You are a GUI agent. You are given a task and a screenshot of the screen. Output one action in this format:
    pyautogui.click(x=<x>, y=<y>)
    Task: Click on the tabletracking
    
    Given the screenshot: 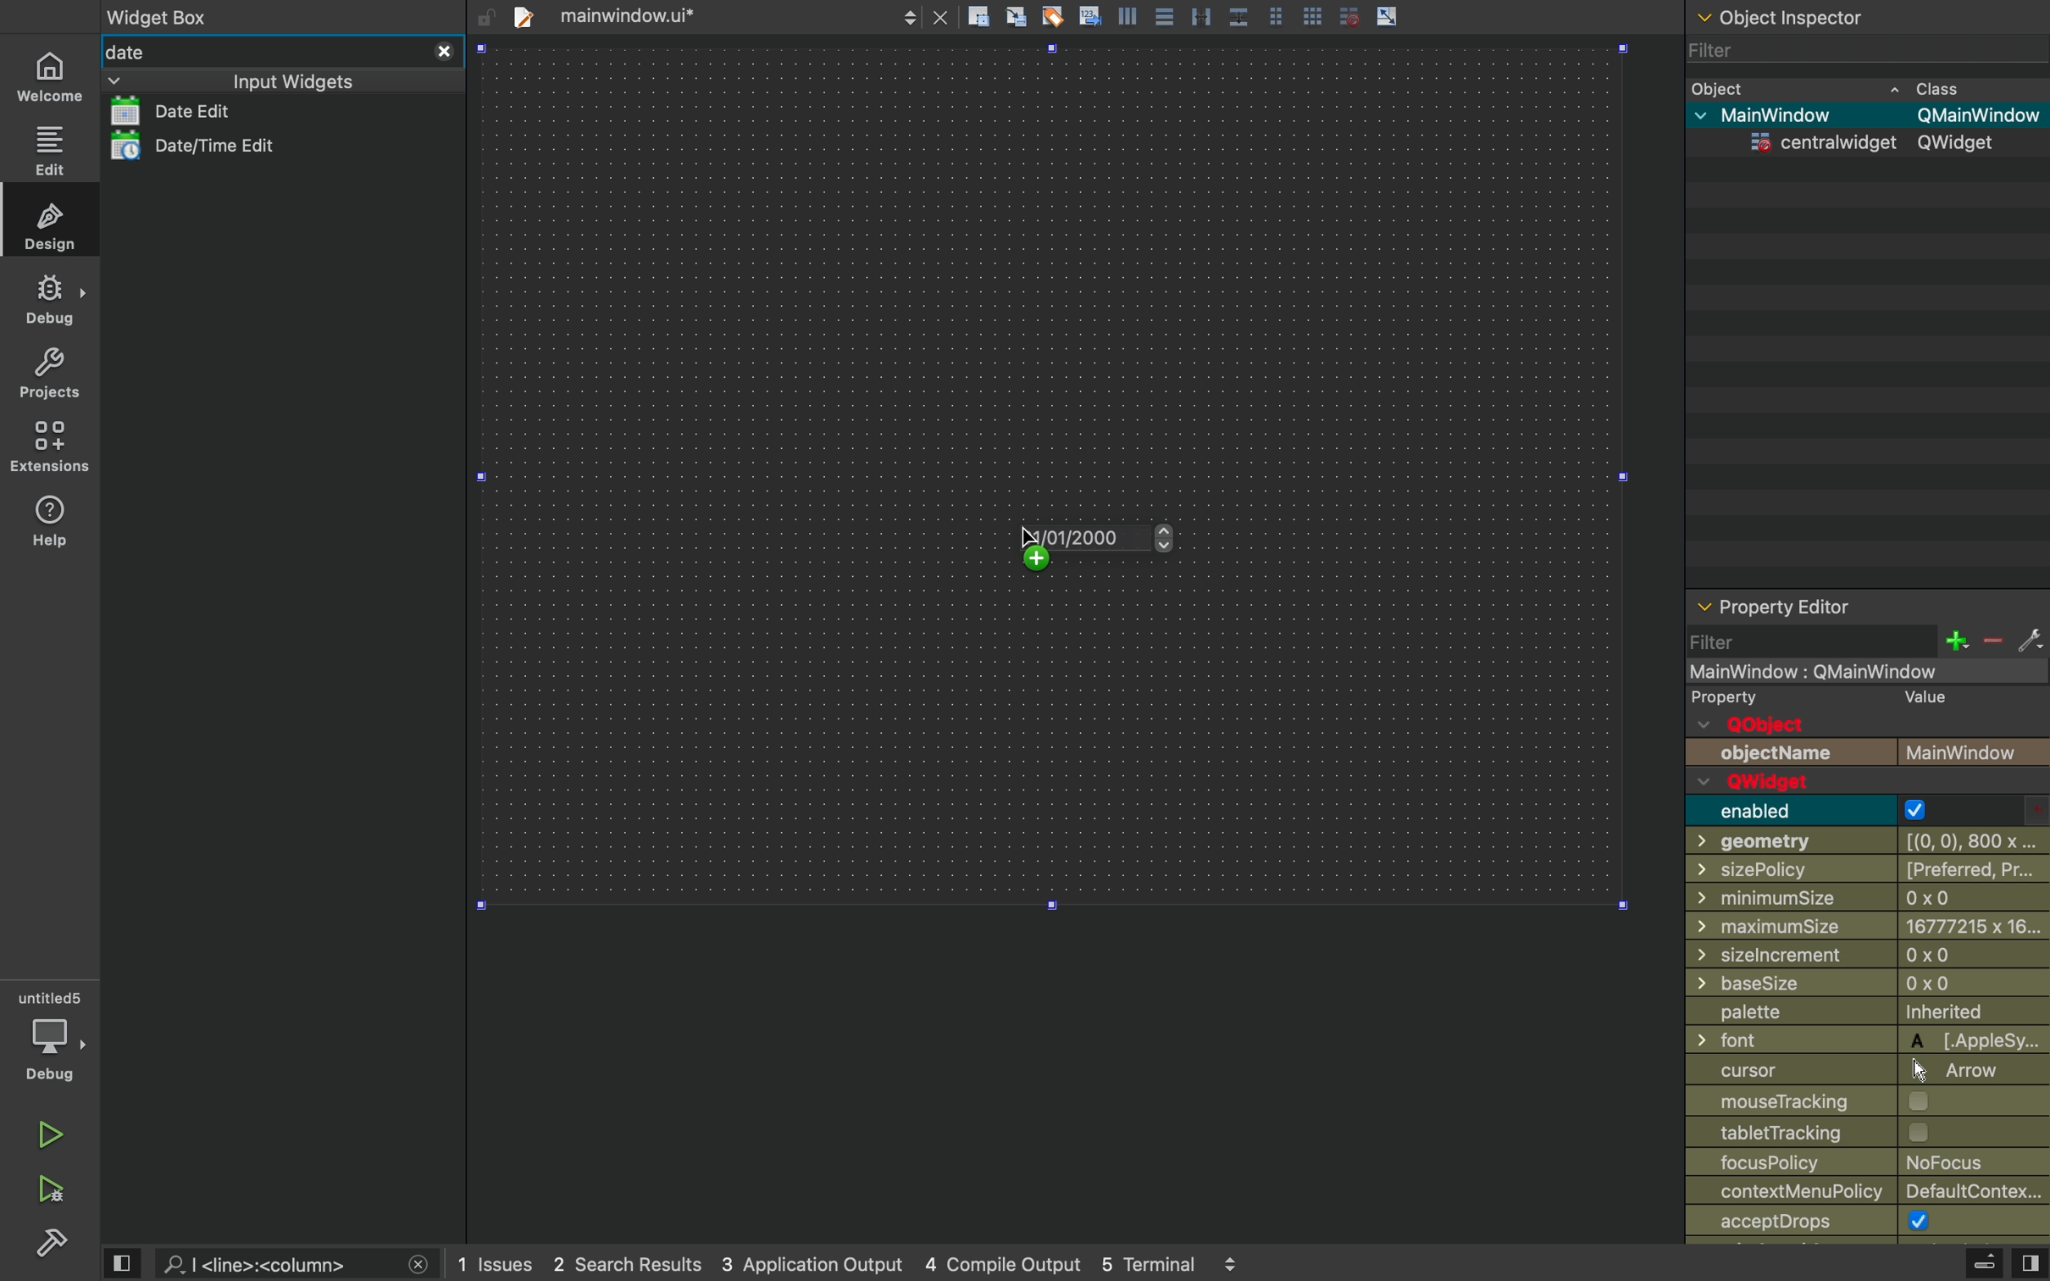 What is the action you would take?
    pyautogui.click(x=1867, y=1133)
    